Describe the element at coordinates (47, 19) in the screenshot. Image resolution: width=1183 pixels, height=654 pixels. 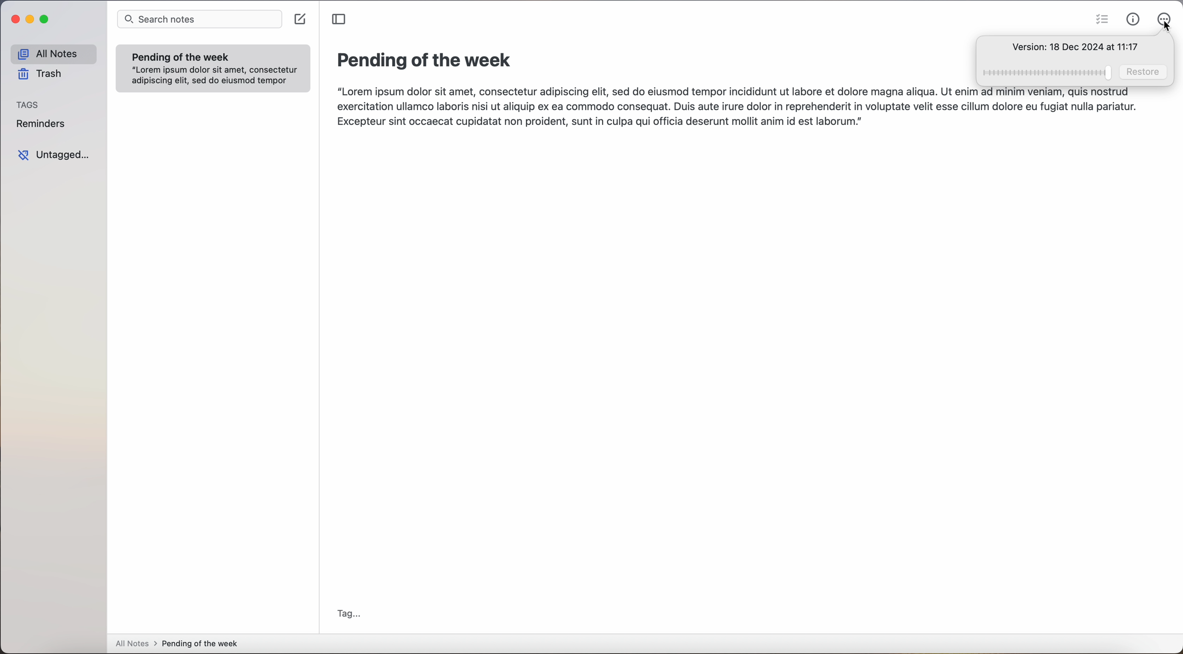
I see `maximize Simplenote` at that location.